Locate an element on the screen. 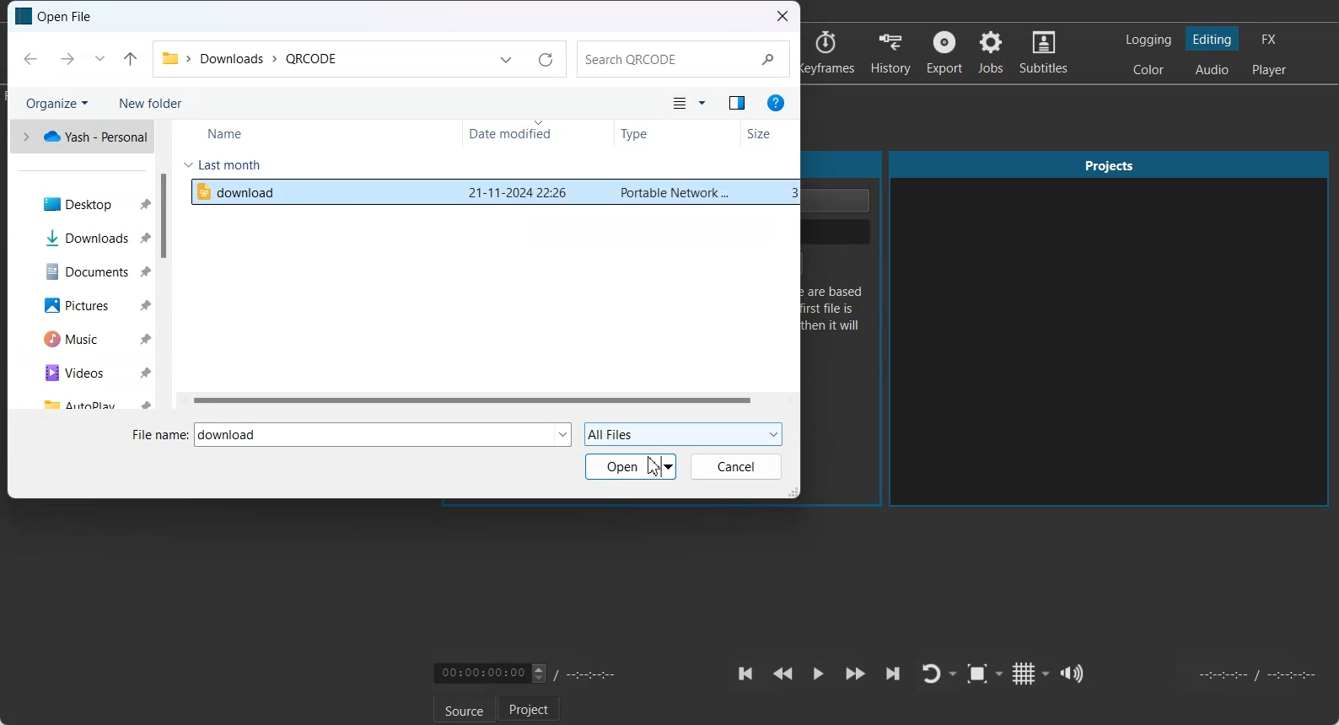 Image resolution: width=1339 pixels, height=725 pixels. Switching to the Effect layout is located at coordinates (1270, 39).